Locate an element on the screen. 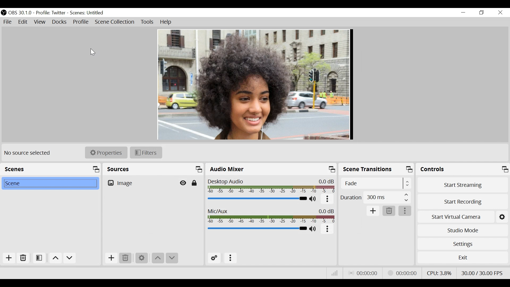 Image resolution: width=510 pixels, height=287 pixels. Hide/Display is located at coordinates (184, 183).